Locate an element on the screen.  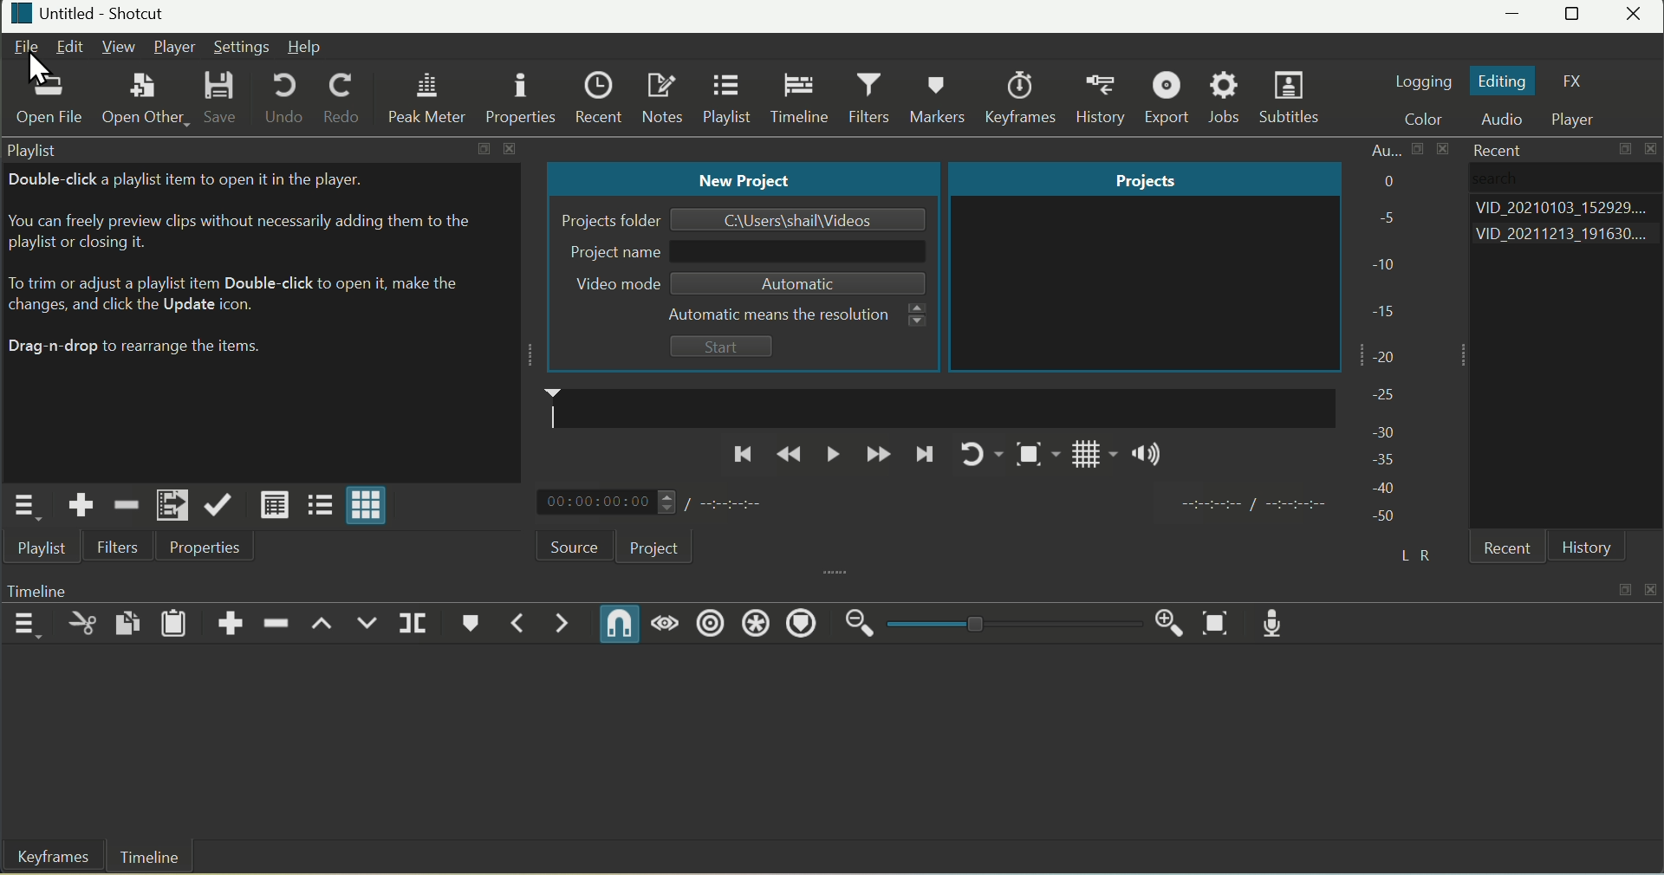
History is located at coordinates (1587, 548).